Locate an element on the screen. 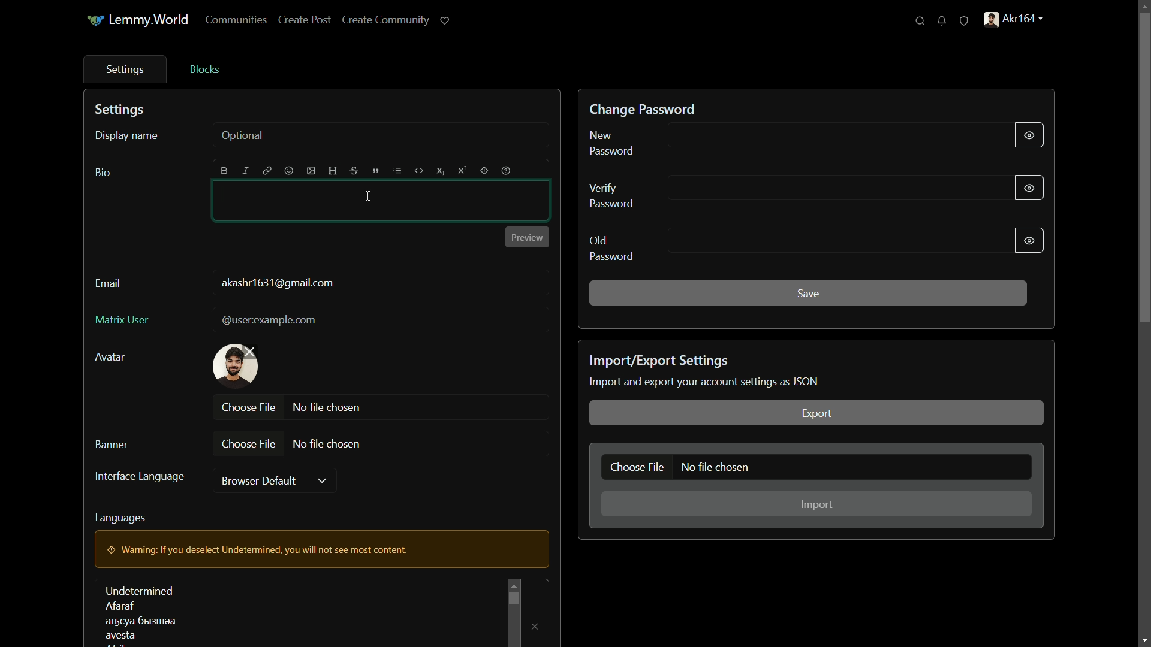 The image size is (1151, 647). help is located at coordinates (506, 171).